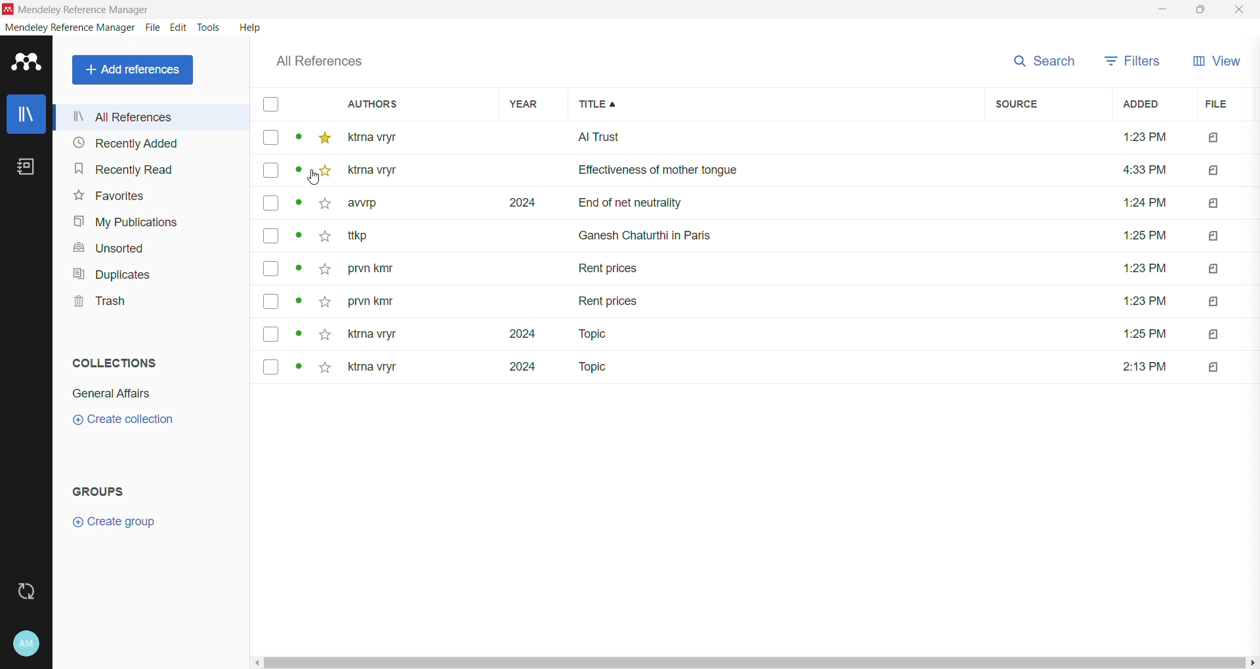 The image size is (1260, 669). I want to click on box, so click(271, 205).